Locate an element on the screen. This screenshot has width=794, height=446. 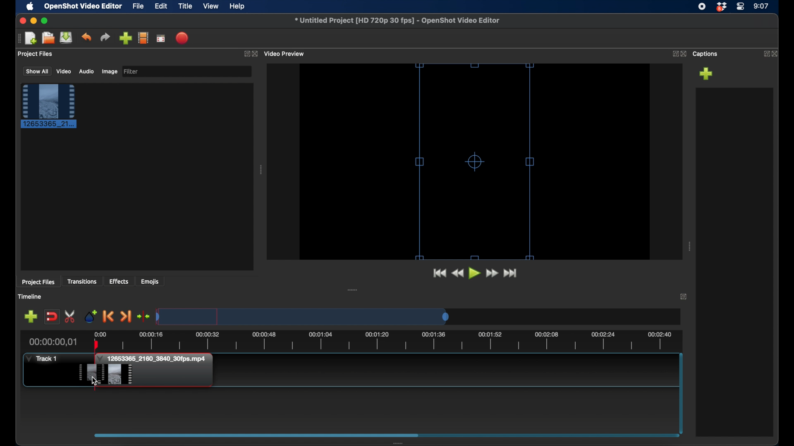
add is located at coordinates (706, 74).